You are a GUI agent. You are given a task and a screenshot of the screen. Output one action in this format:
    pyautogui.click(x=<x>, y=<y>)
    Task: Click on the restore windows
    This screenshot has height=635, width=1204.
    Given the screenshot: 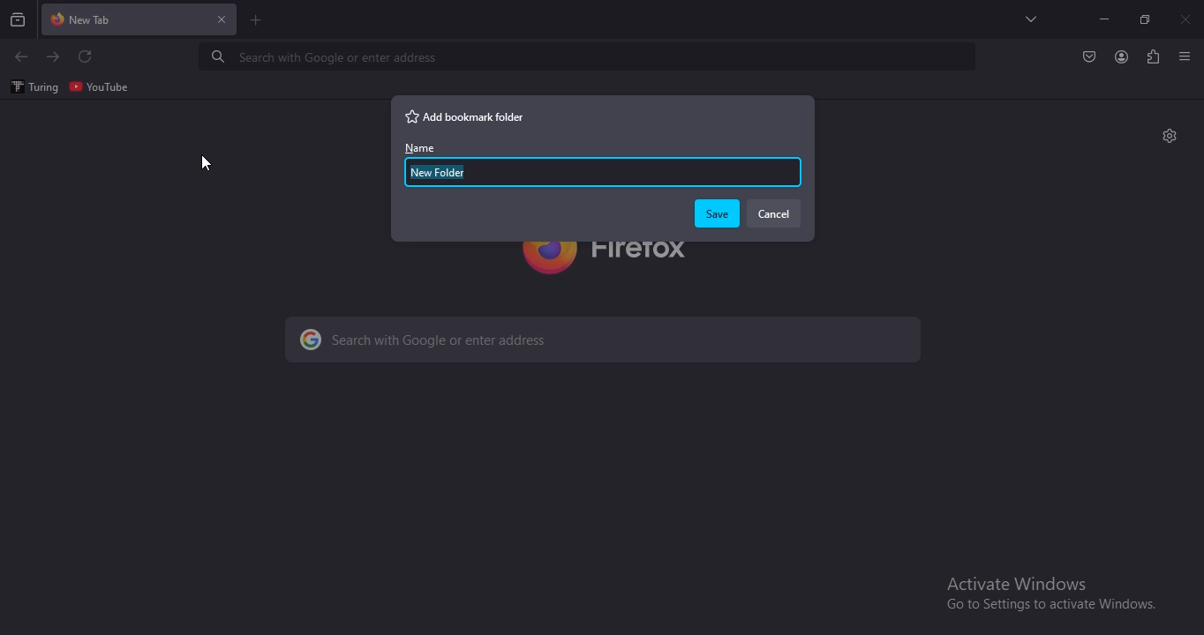 What is the action you would take?
    pyautogui.click(x=1147, y=19)
    